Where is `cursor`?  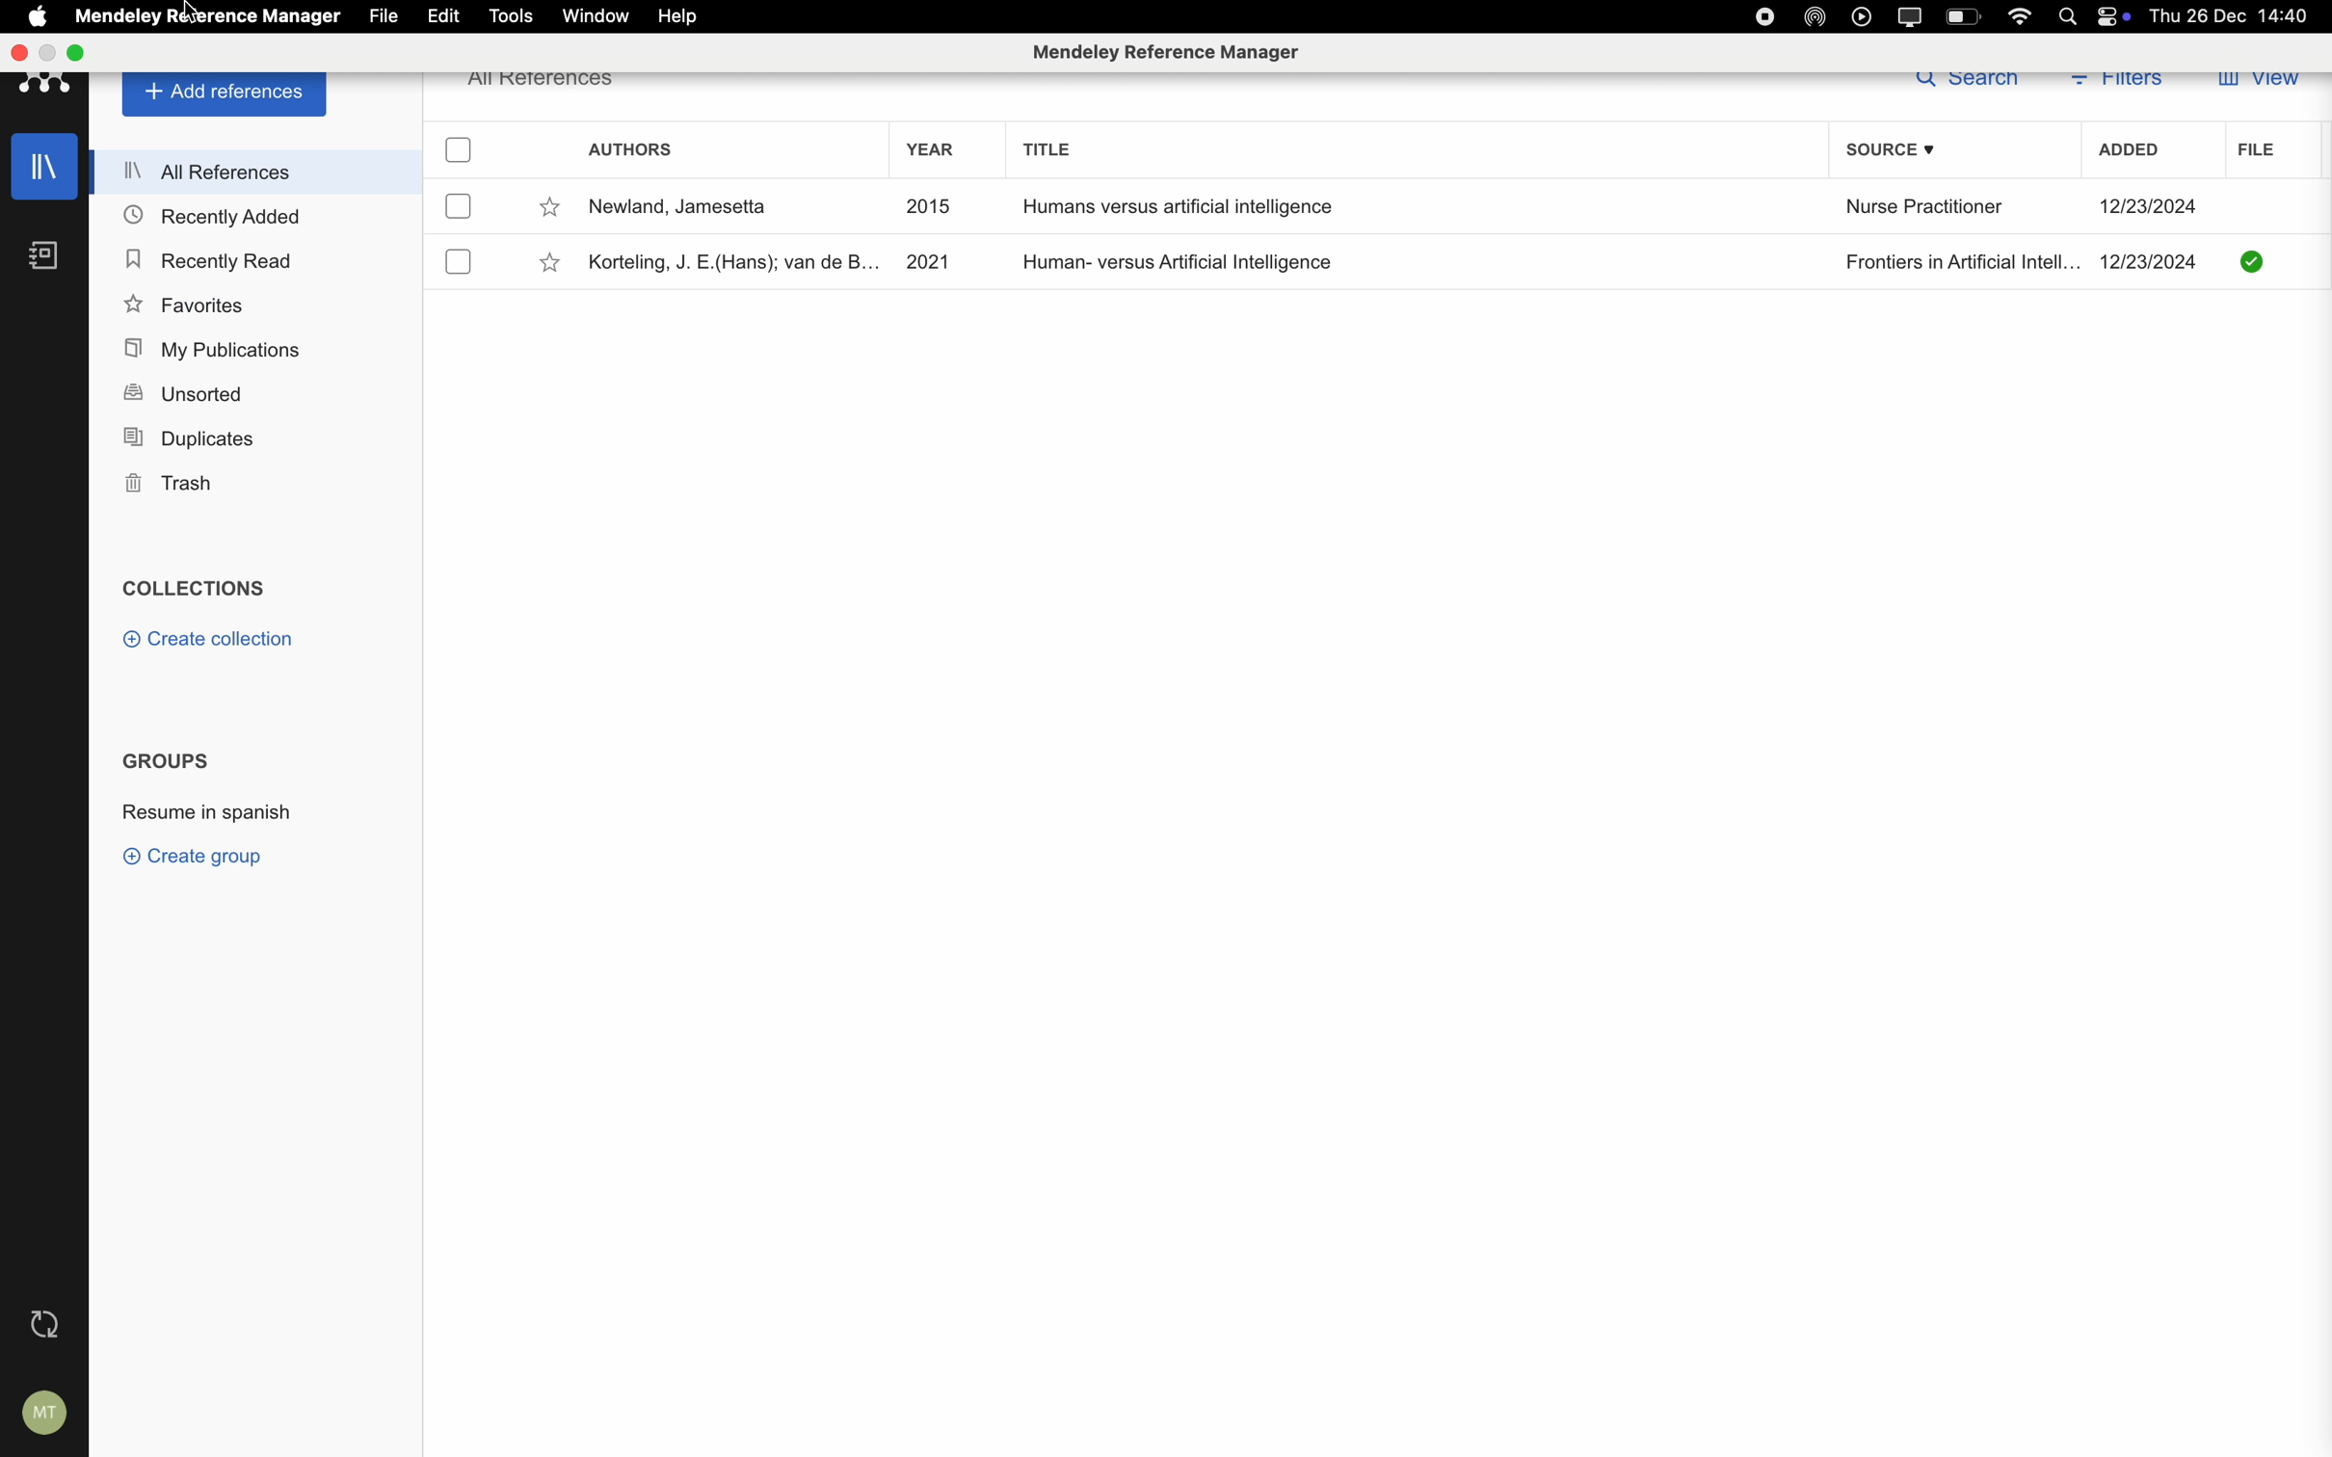
cursor is located at coordinates (188, 11).